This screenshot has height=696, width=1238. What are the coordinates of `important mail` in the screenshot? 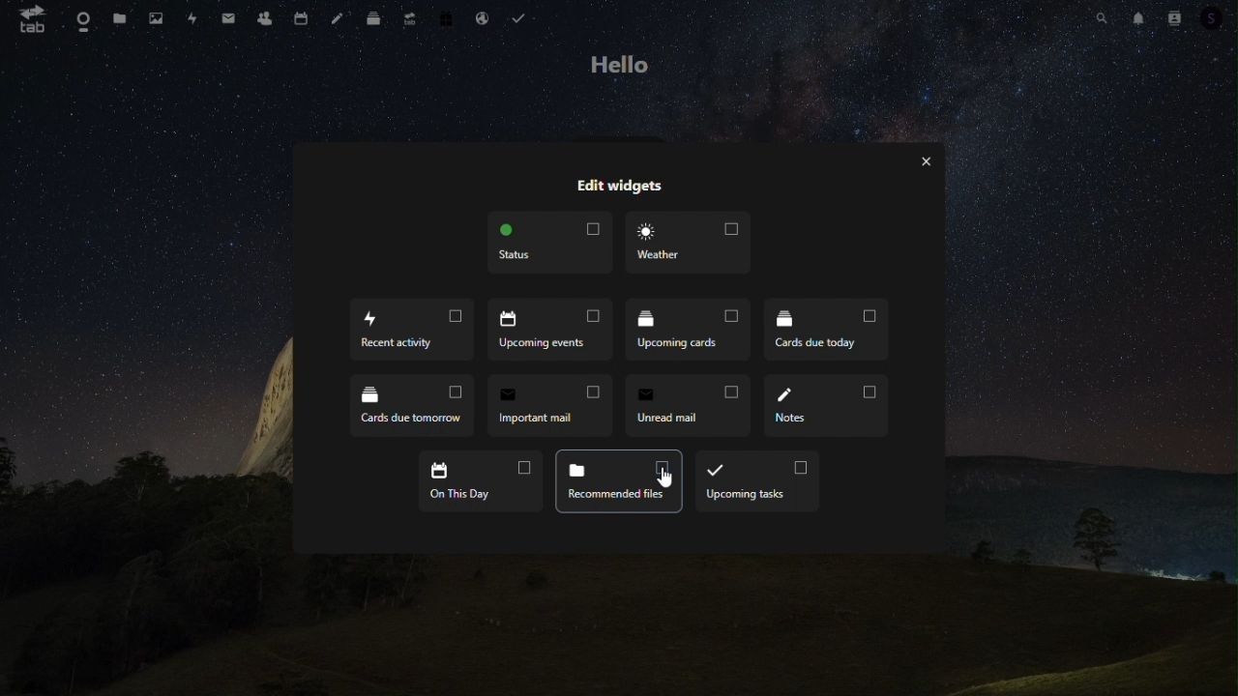 It's located at (549, 410).